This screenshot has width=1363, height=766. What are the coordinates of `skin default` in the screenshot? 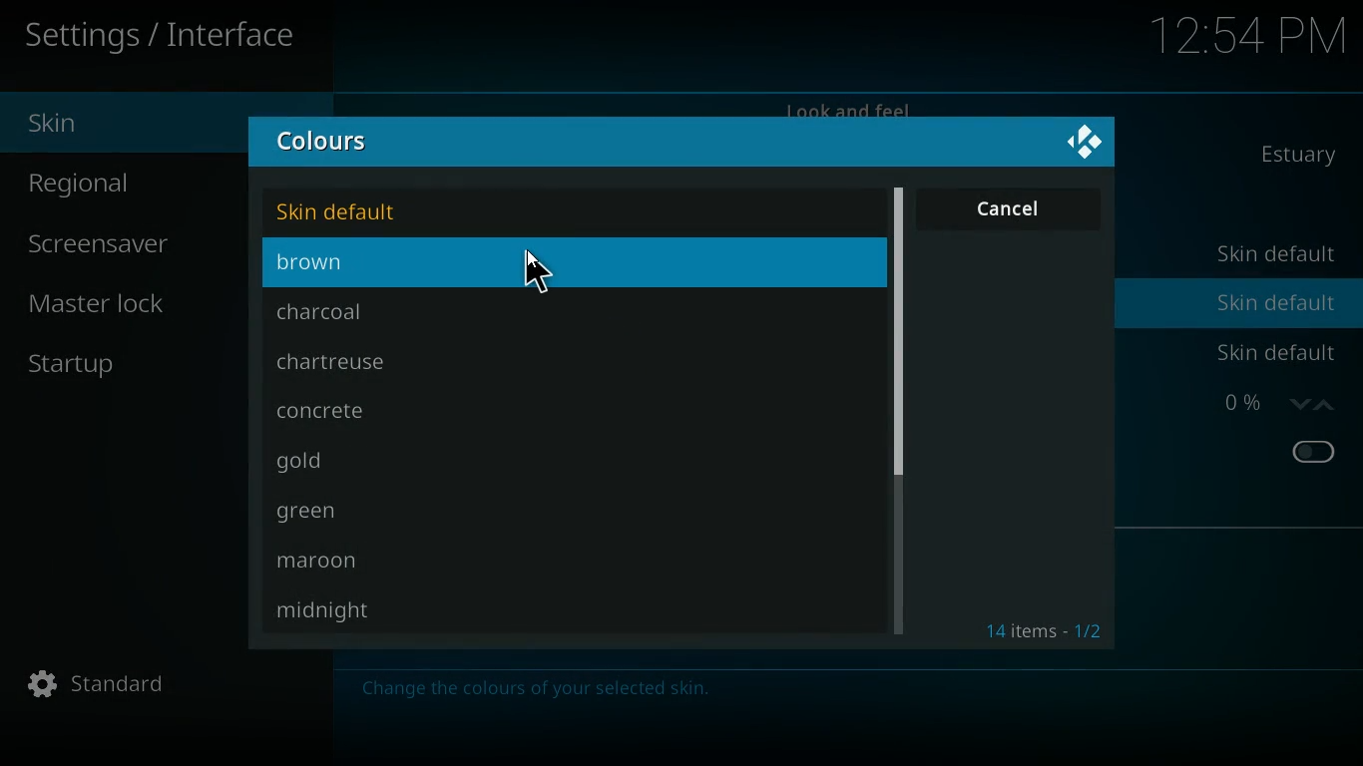 It's located at (366, 209).